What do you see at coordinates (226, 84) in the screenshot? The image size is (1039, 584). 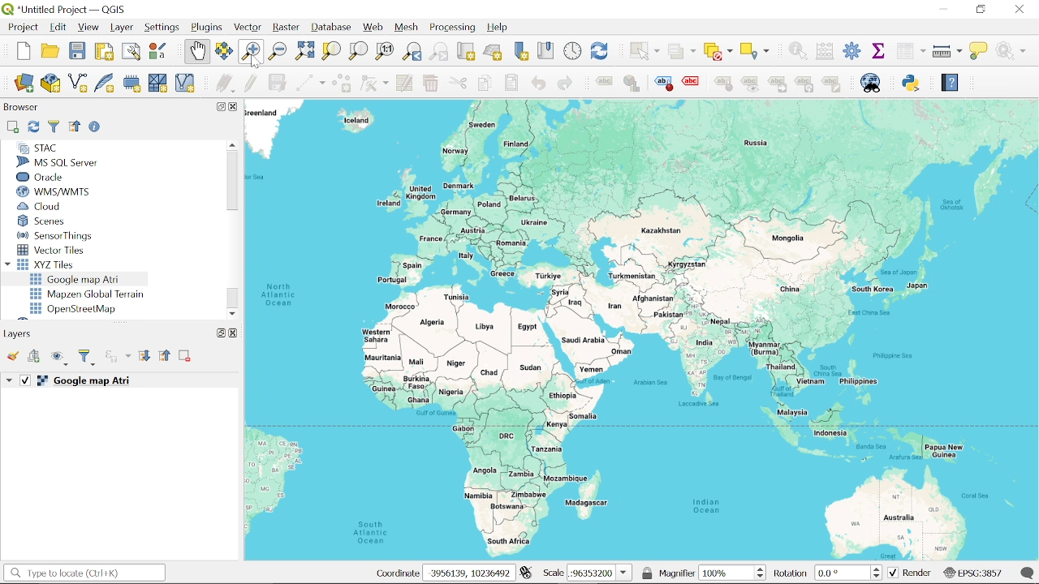 I see `Current edits` at bounding box center [226, 84].